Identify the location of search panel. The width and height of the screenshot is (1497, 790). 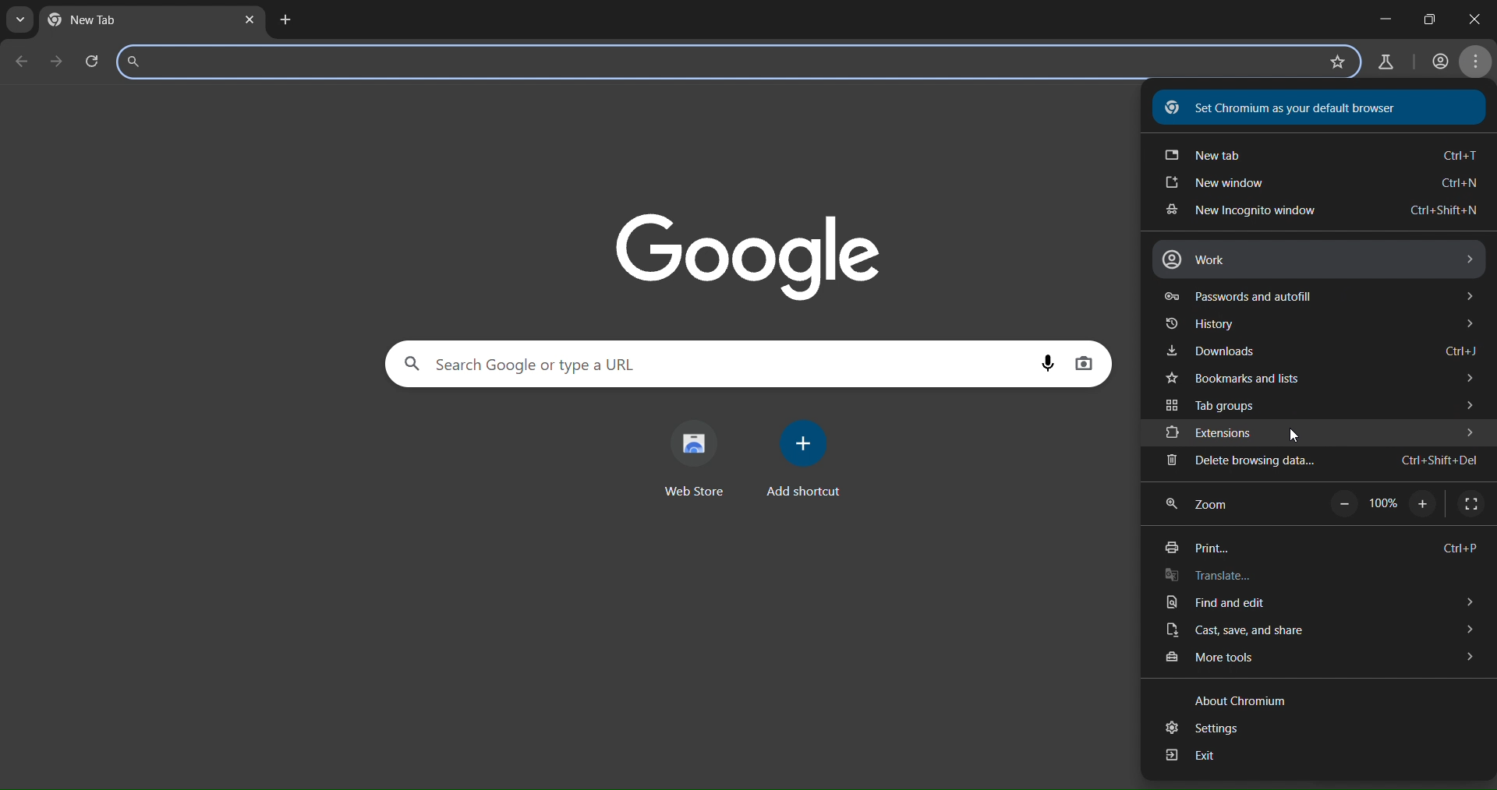
(711, 64).